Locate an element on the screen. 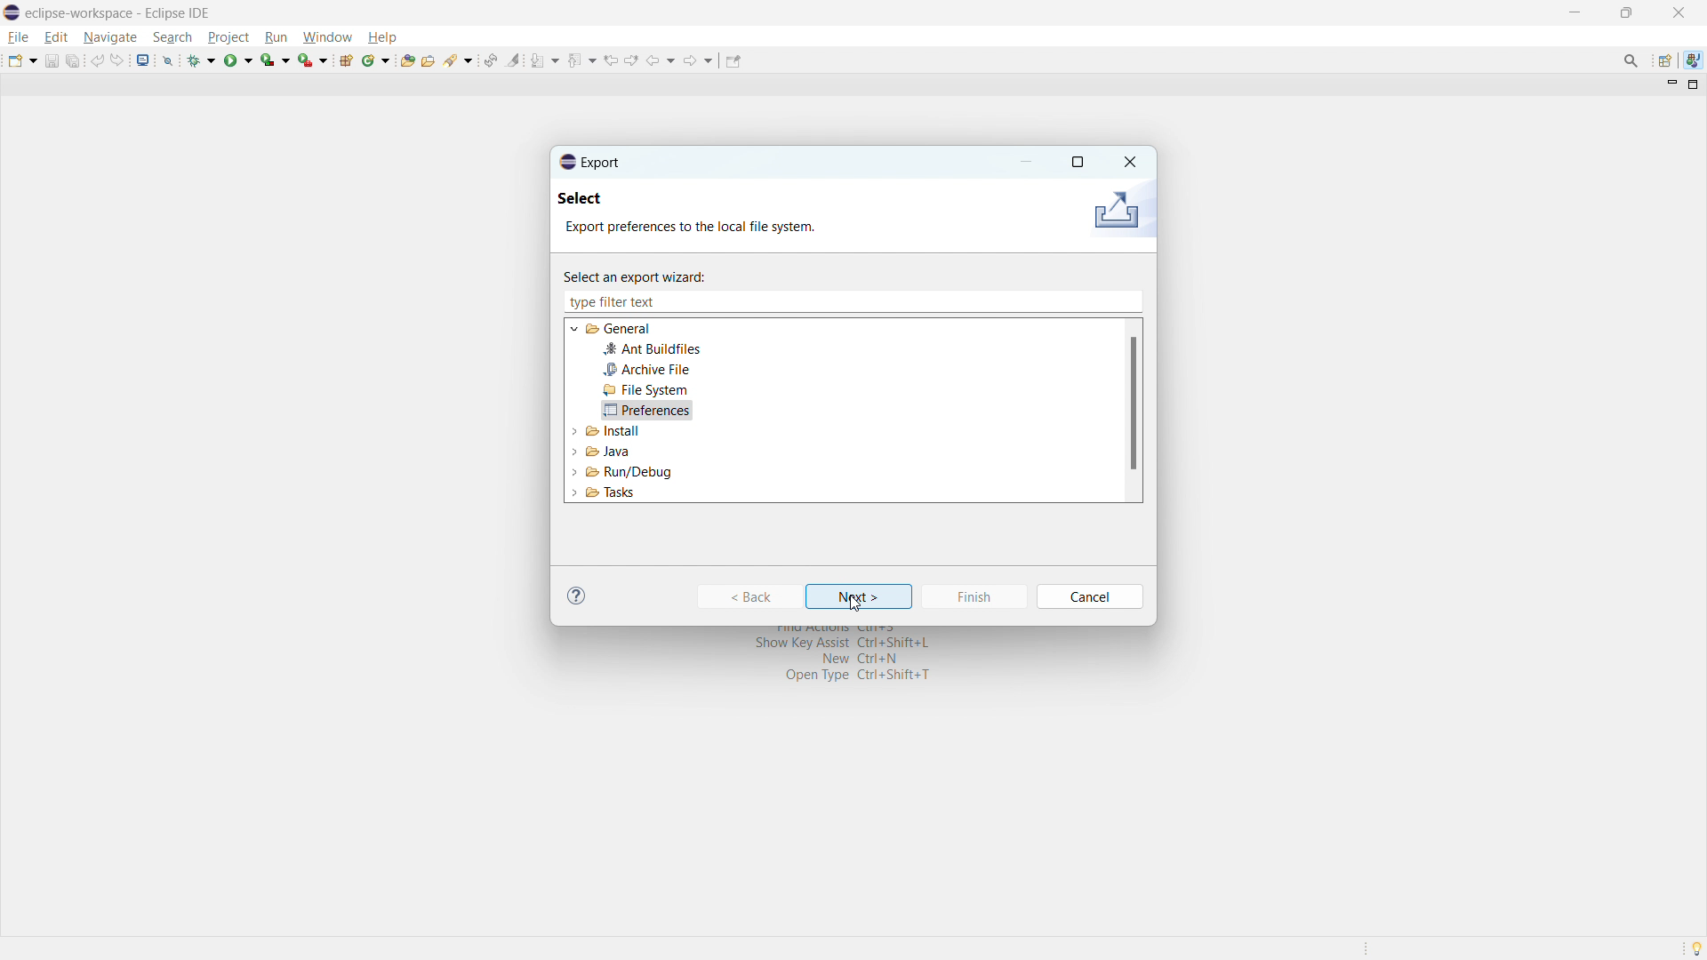 This screenshot has height=960, width=1707. next annotation is located at coordinates (545, 60).